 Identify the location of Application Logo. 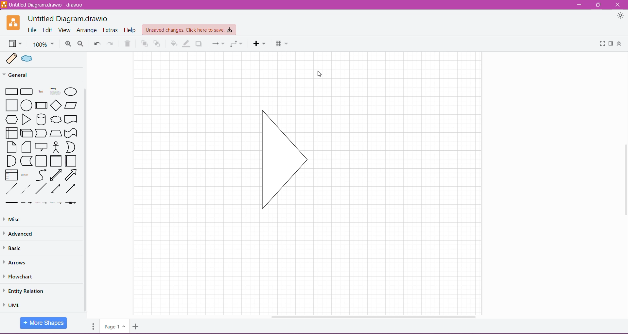
(14, 23).